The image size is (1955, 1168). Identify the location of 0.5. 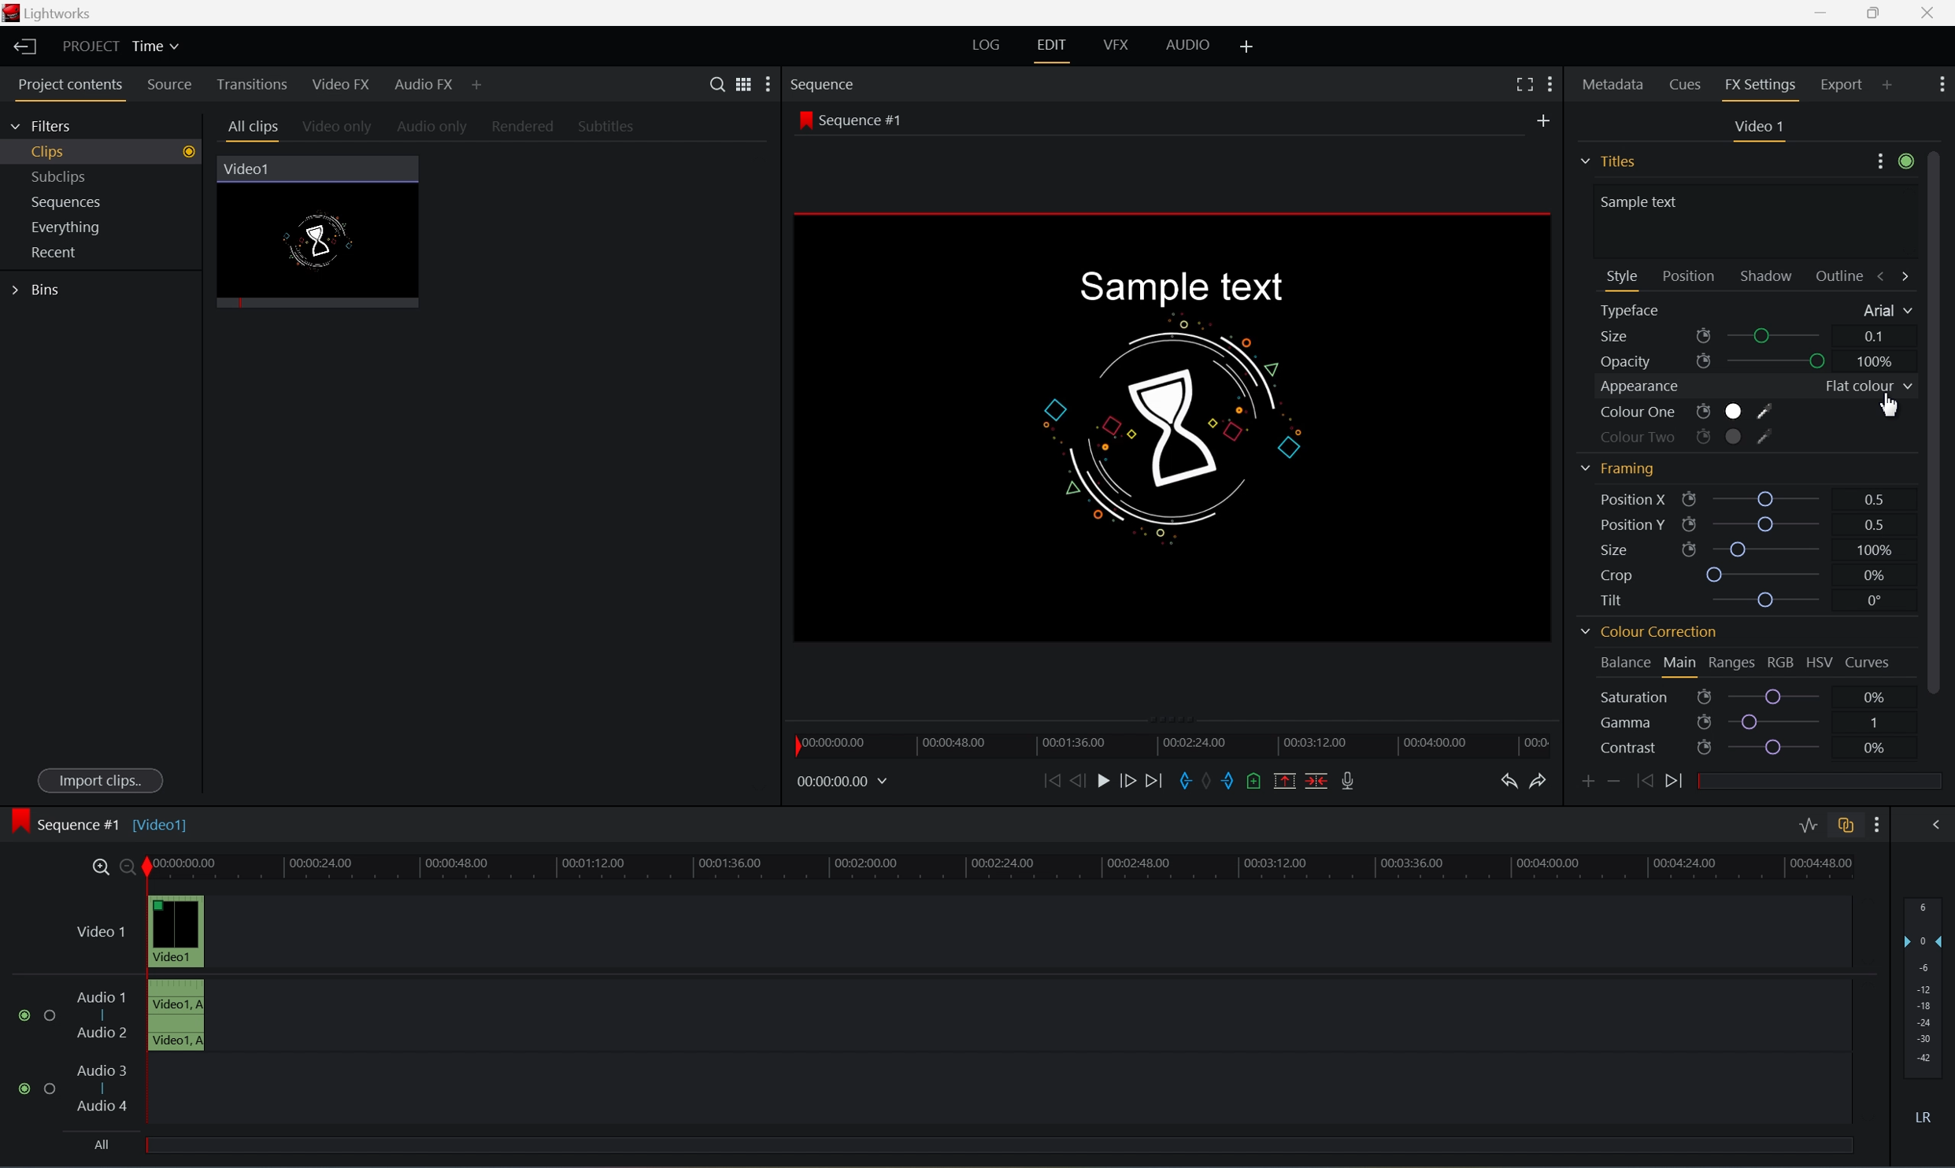
(1871, 522).